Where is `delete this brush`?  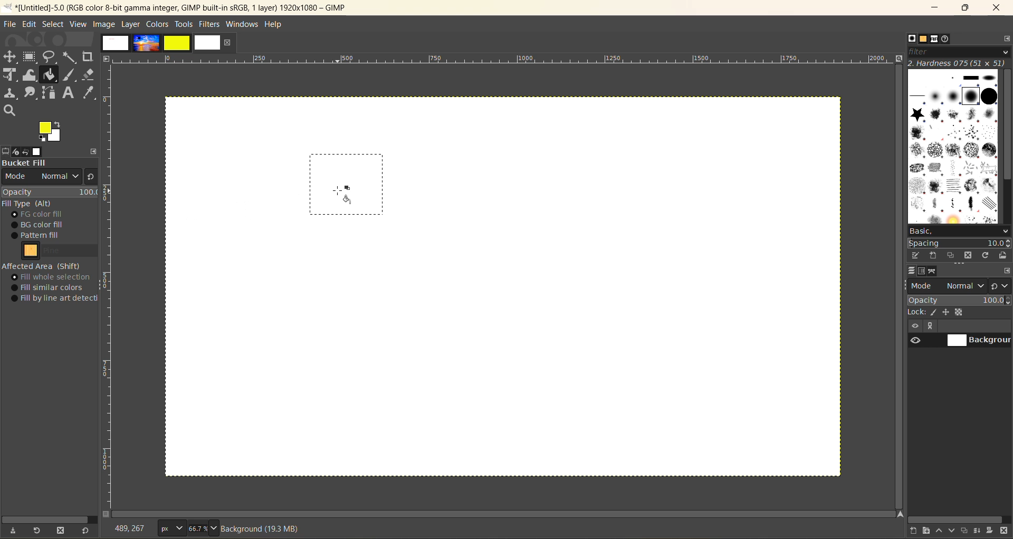 delete this brush is located at coordinates (968, 255).